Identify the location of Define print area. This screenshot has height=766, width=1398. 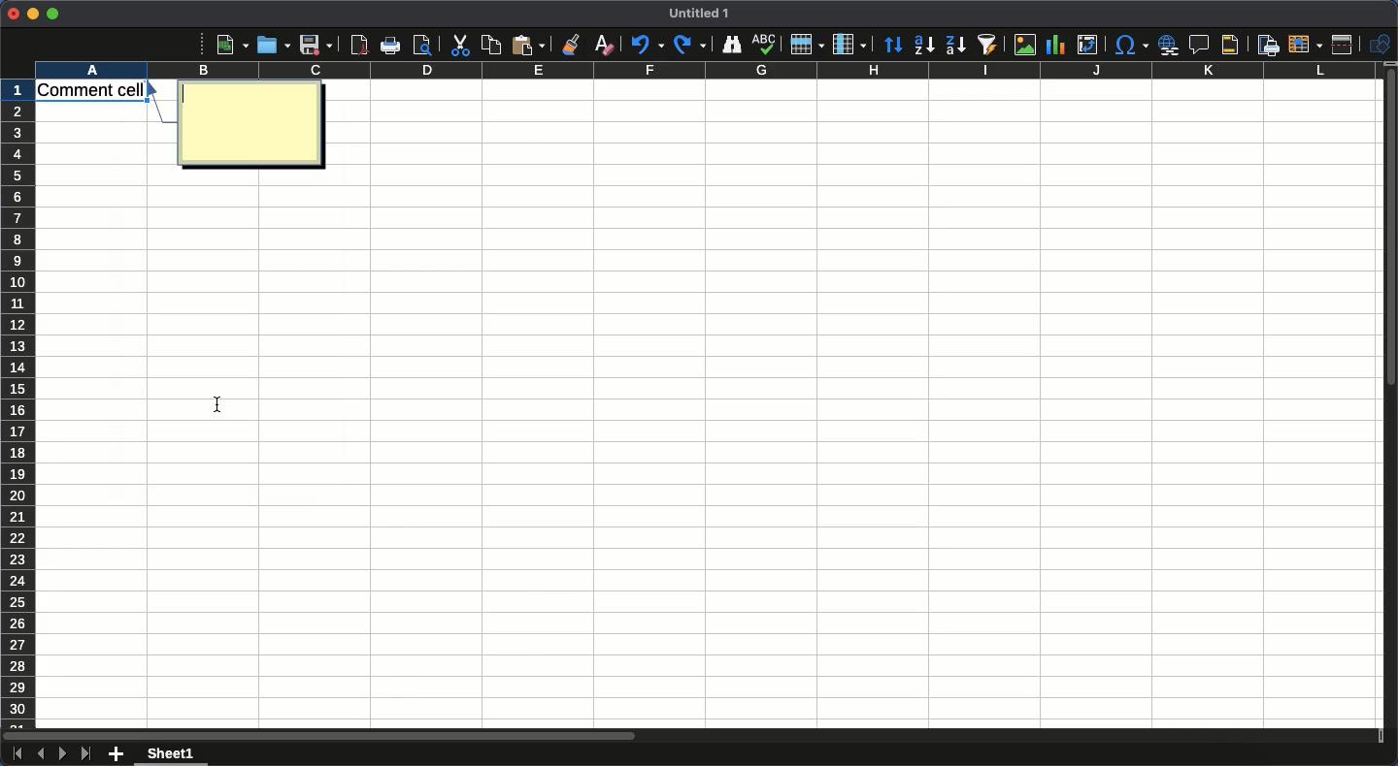
(1268, 45).